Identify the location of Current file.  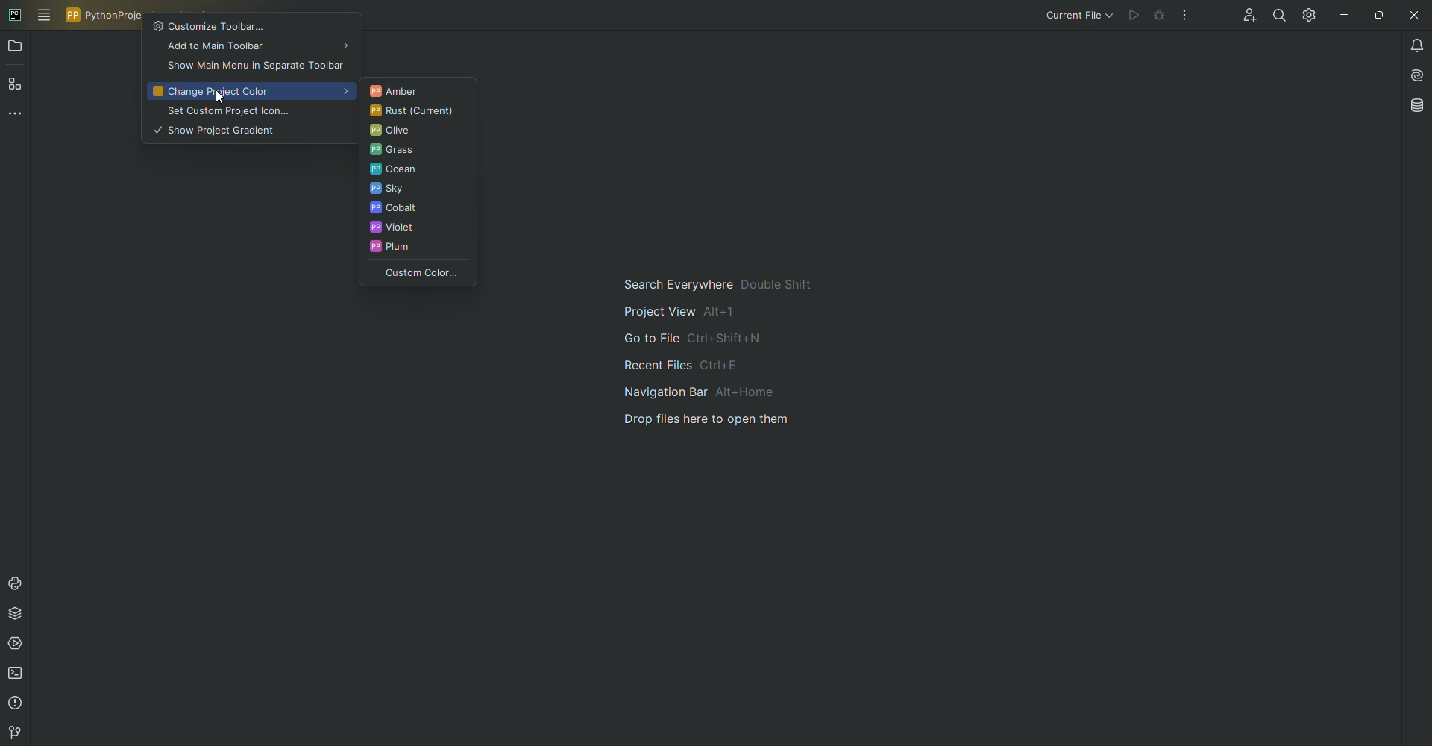
(1078, 16).